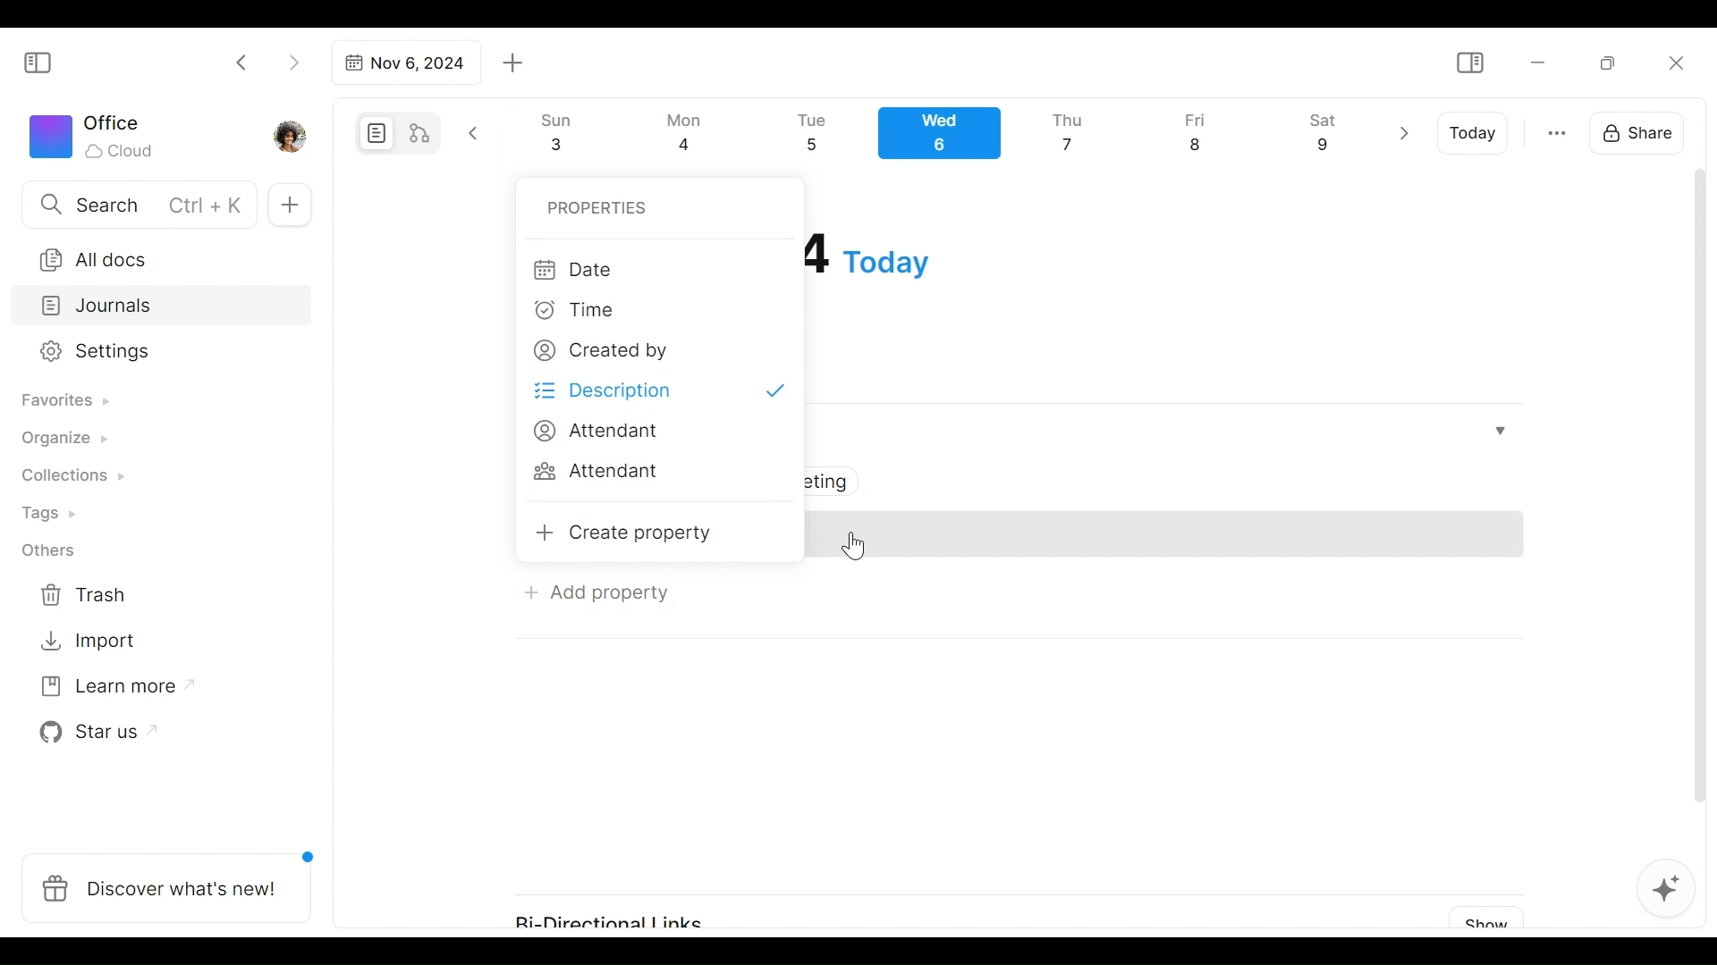 This screenshot has height=965, width=1717. Describe the element at coordinates (71, 478) in the screenshot. I see `Collections` at that location.